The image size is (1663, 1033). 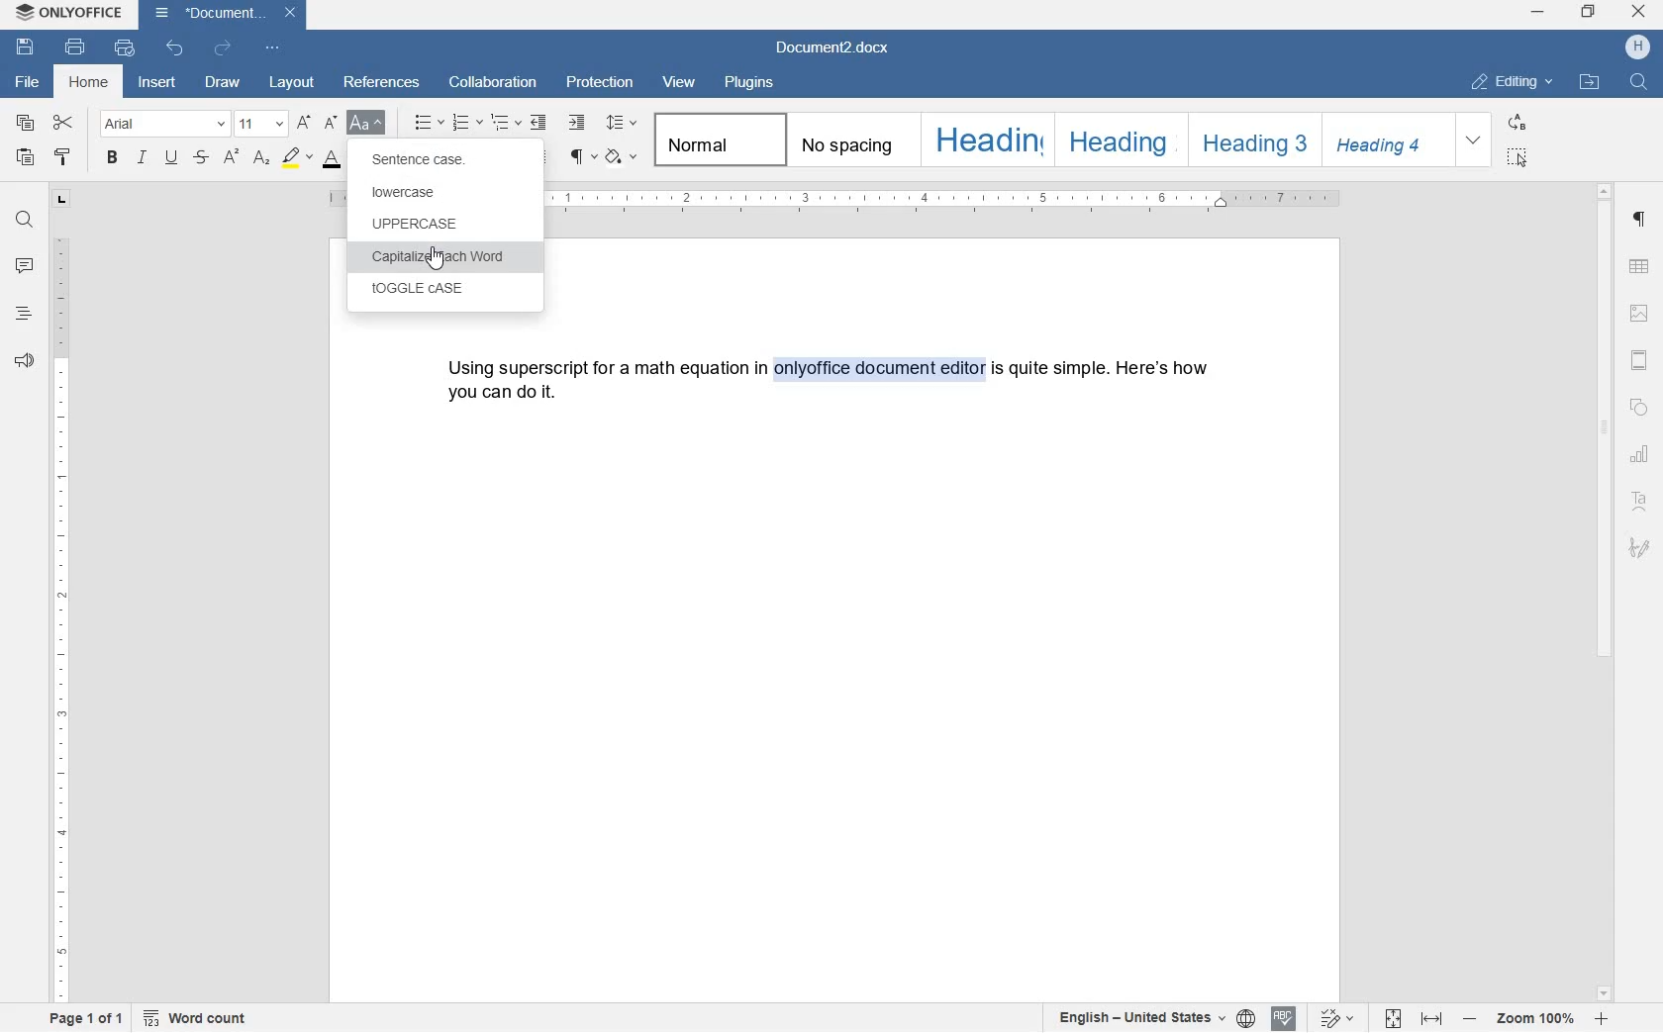 What do you see at coordinates (143, 160) in the screenshot?
I see `italic` at bounding box center [143, 160].